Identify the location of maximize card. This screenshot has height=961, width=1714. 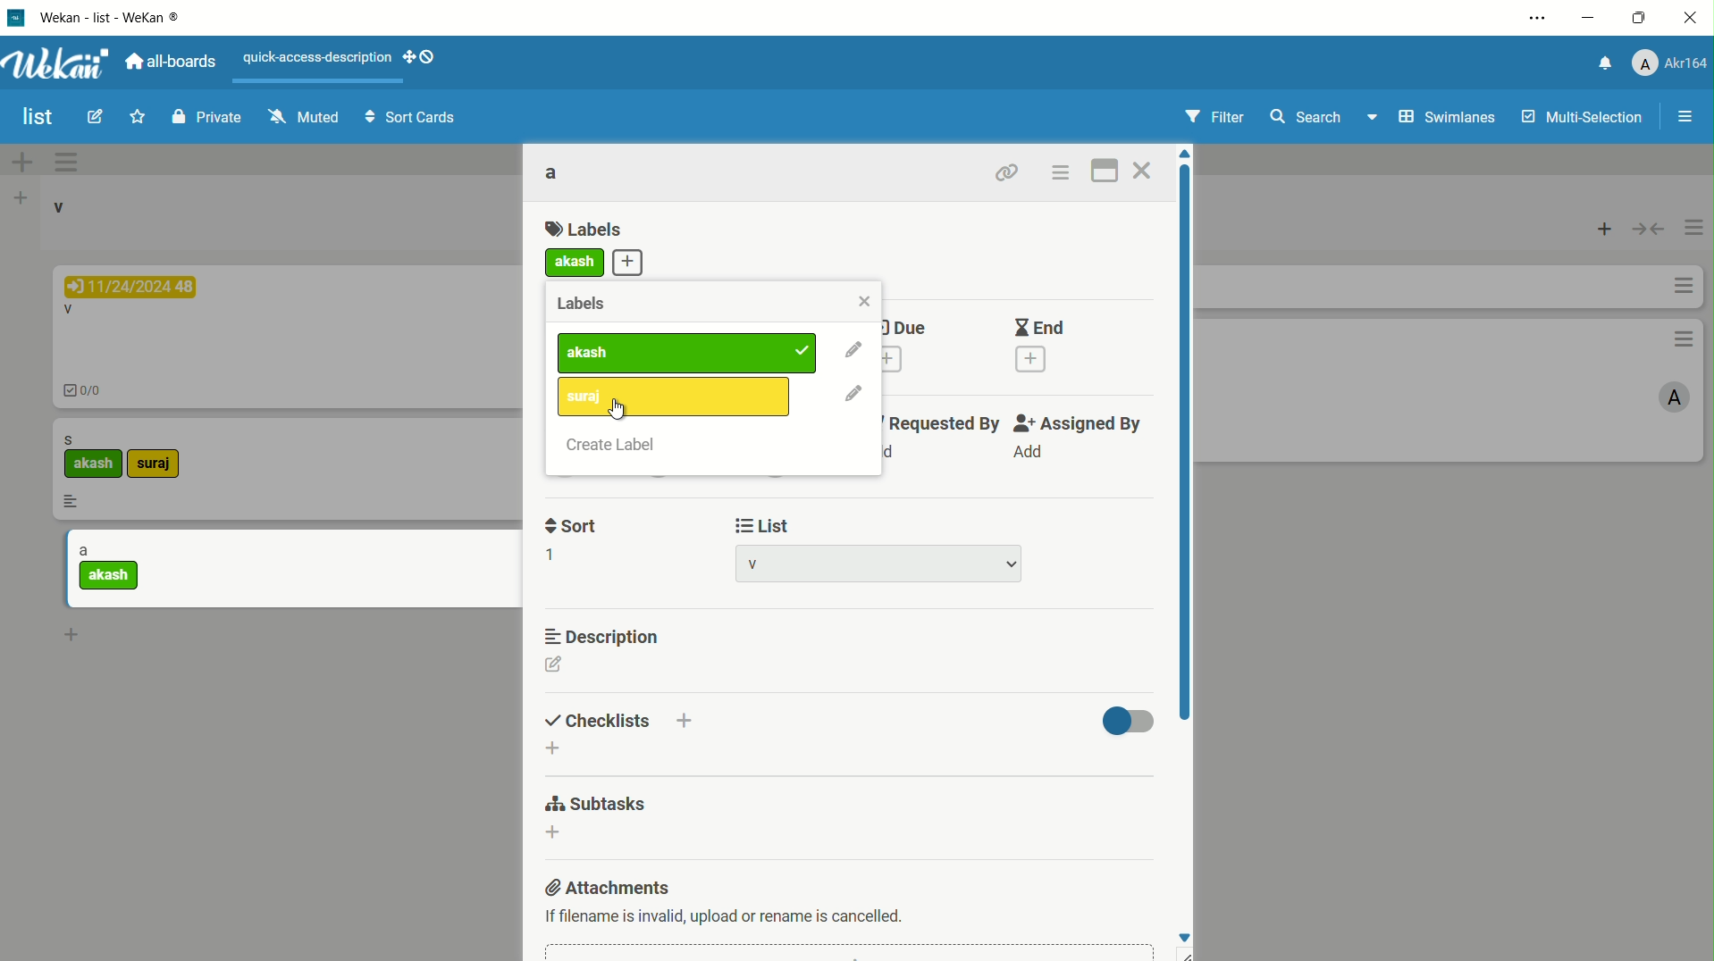
(1107, 170).